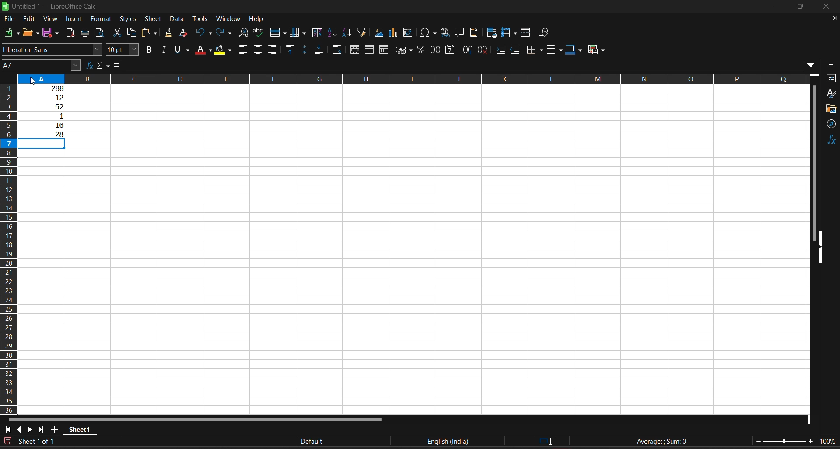 The height and width of the screenshot is (449, 840). What do you see at coordinates (50, 20) in the screenshot?
I see `view` at bounding box center [50, 20].